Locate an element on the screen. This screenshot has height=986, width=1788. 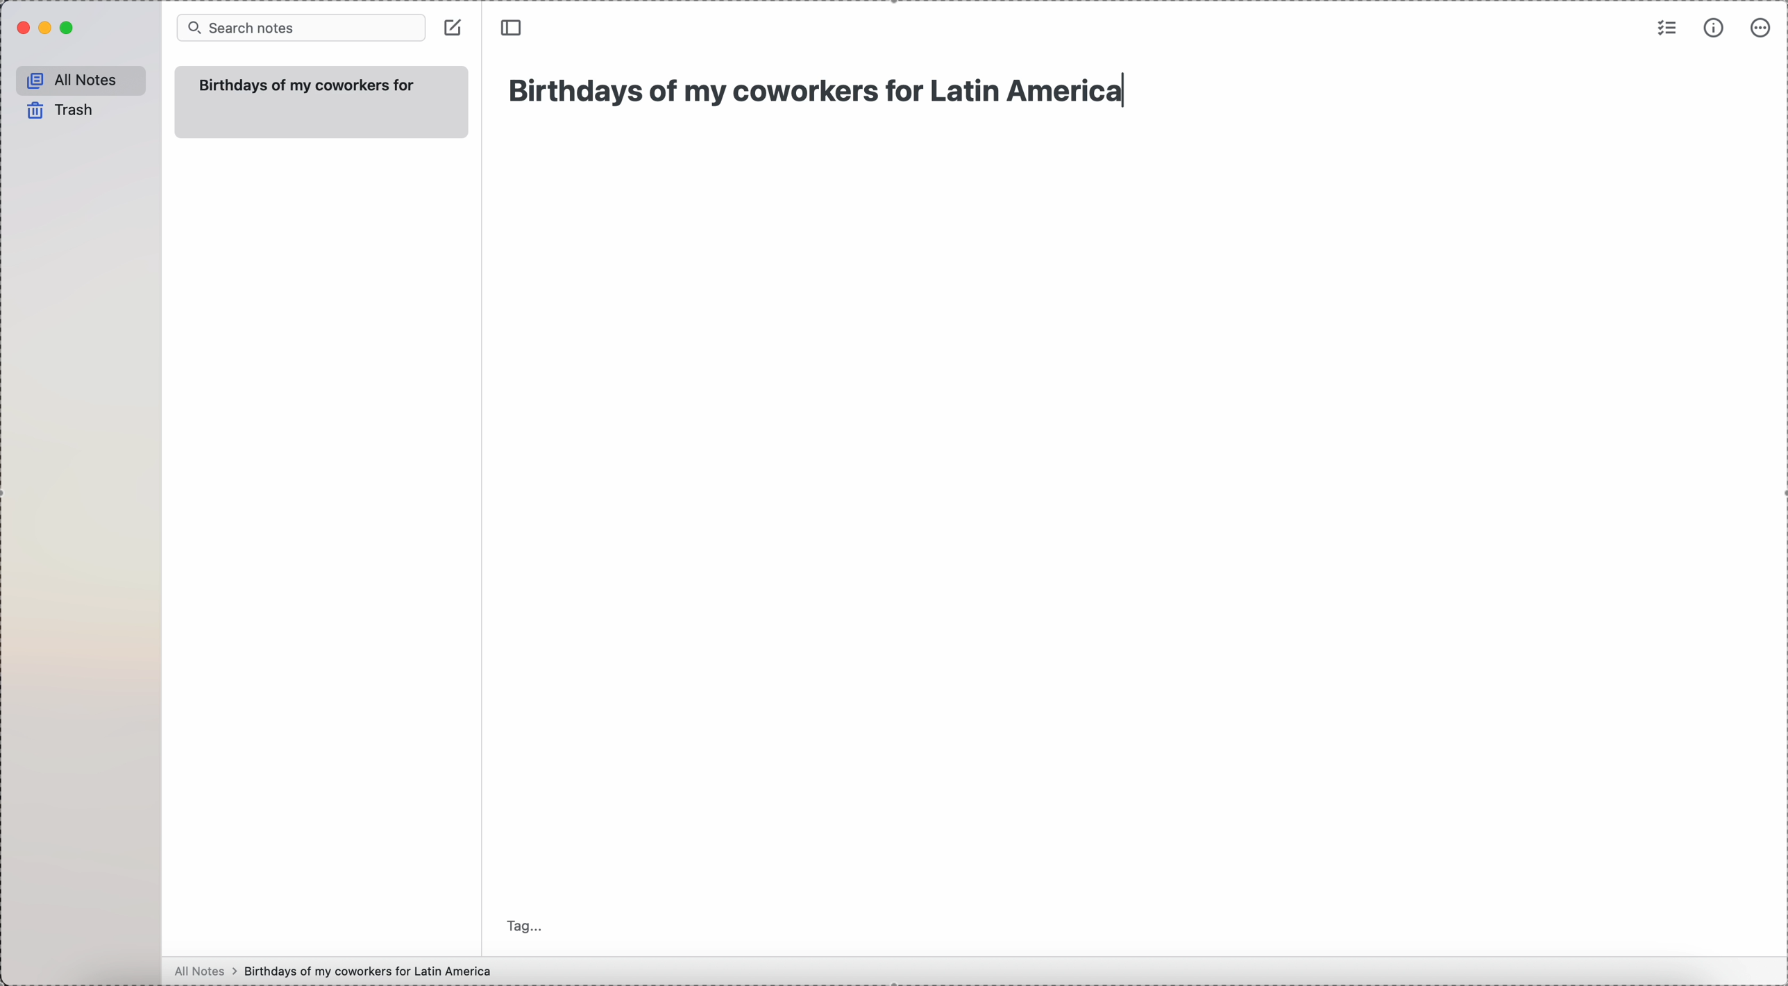
toggle side bar is located at coordinates (513, 28).